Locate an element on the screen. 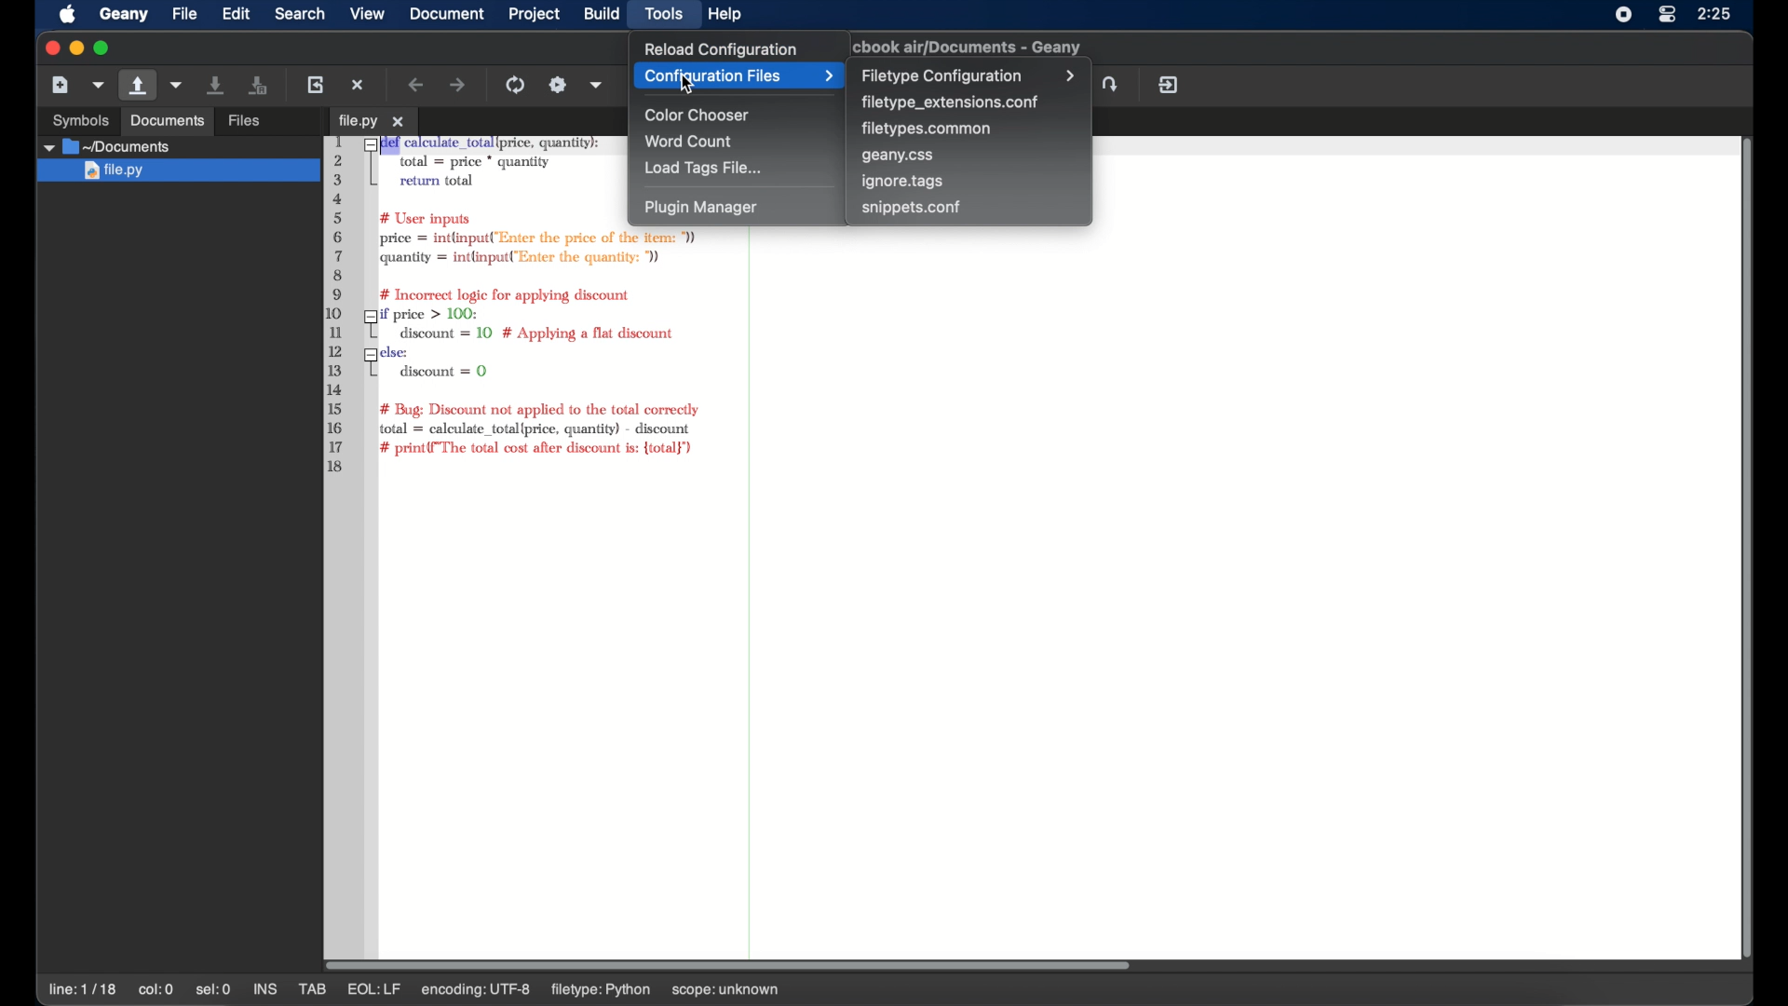 The width and height of the screenshot is (1788, 1006). geany is located at coordinates (124, 15).